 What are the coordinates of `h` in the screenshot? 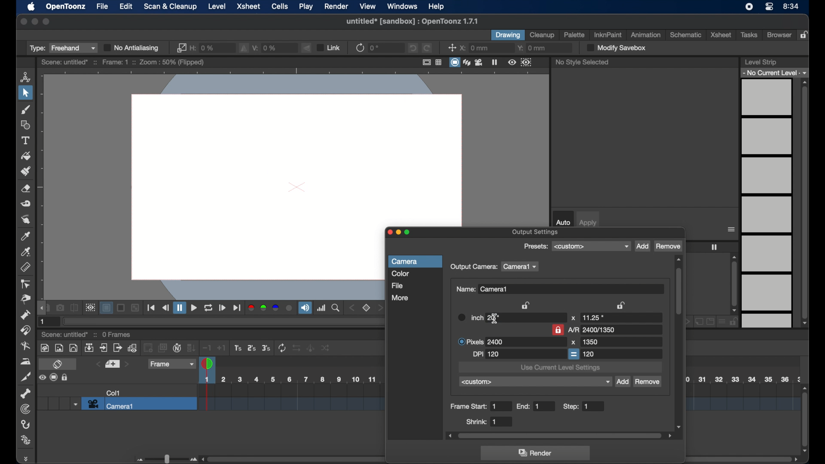 It's located at (203, 47).